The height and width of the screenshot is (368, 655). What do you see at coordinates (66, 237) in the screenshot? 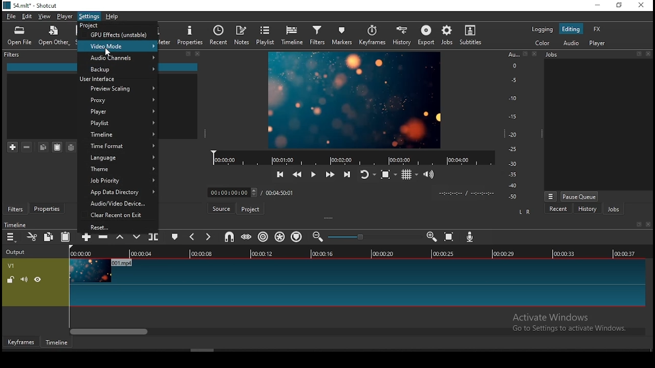
I see `paste` at bounding box center [66, 237].